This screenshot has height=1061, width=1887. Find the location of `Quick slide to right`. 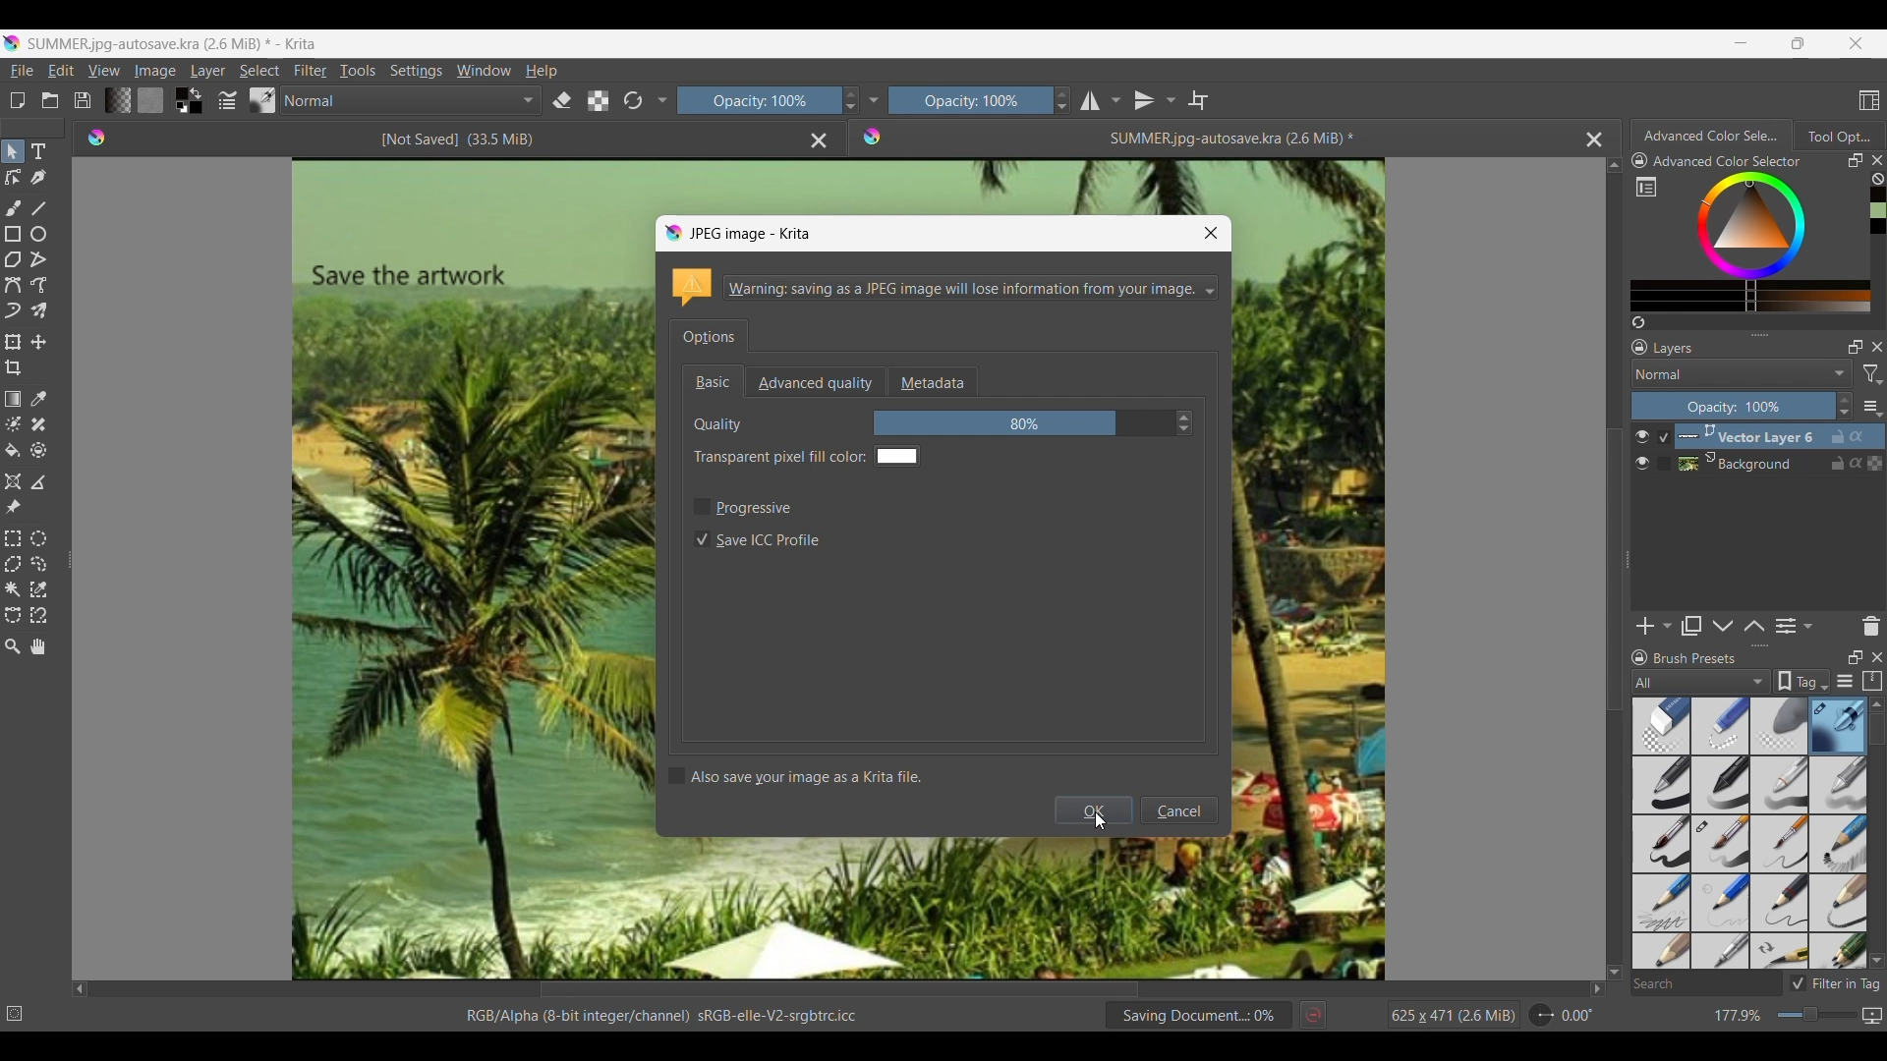

Quick slide to right is located at coordinates (1597, 989).